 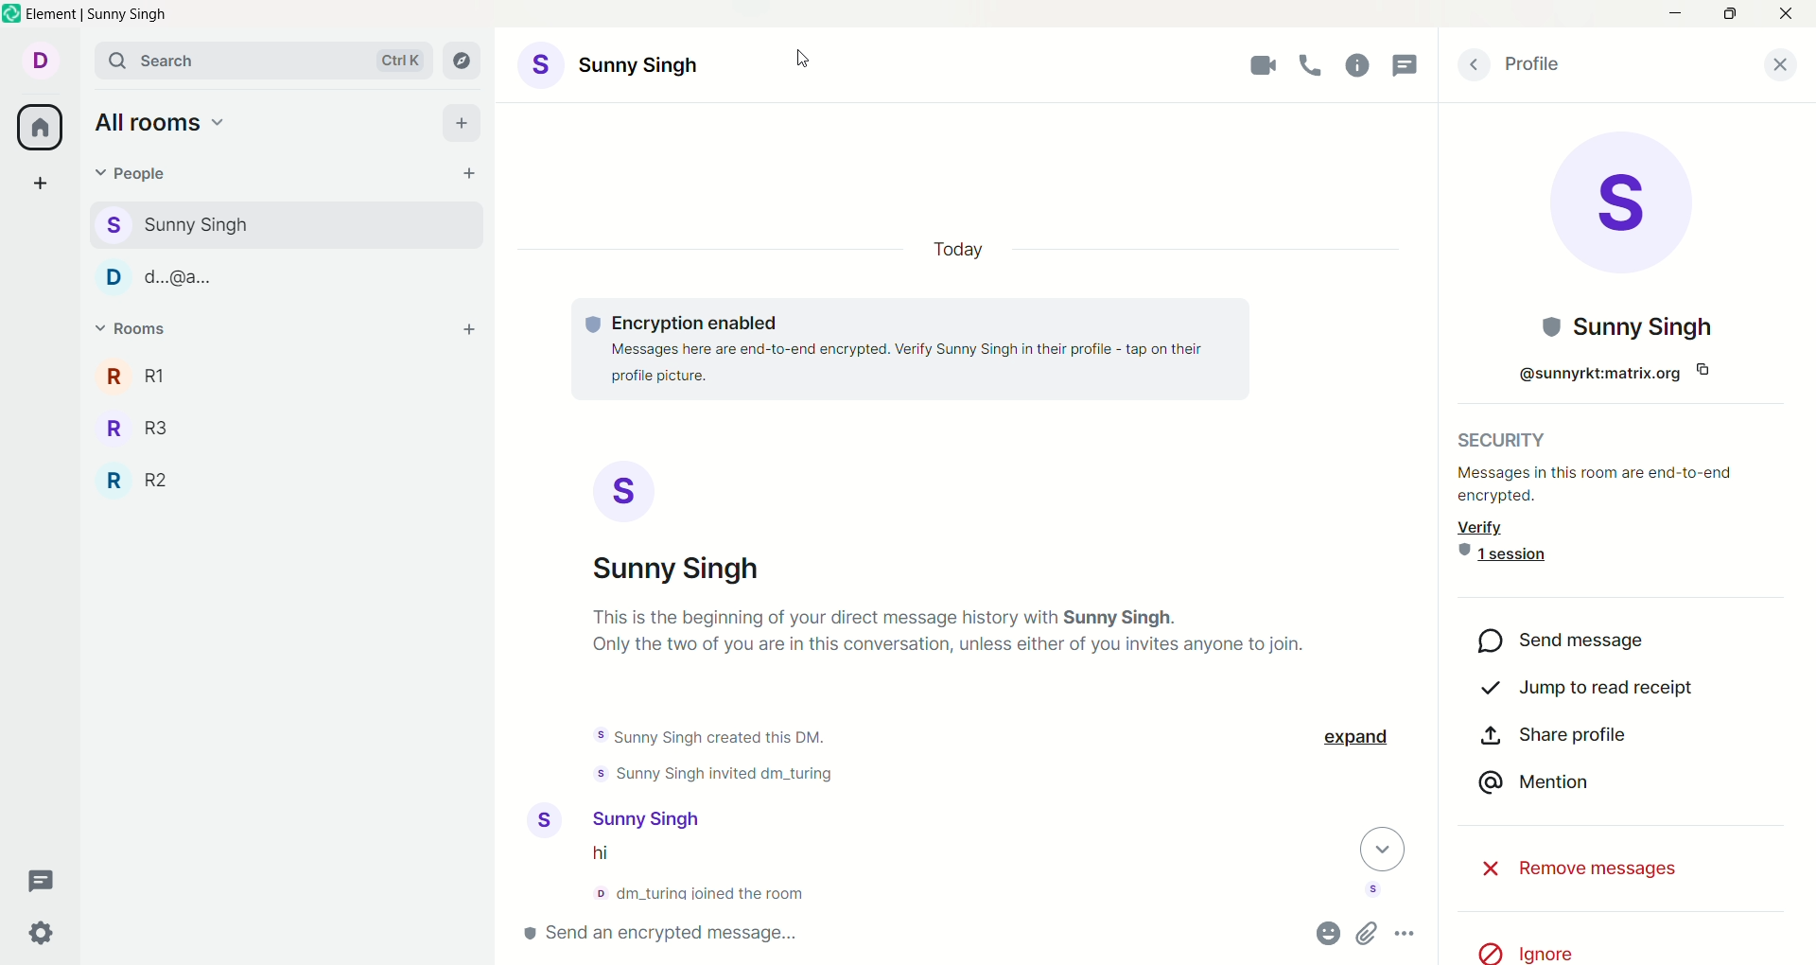 I want to click on account, so click(x=1624, y=207).